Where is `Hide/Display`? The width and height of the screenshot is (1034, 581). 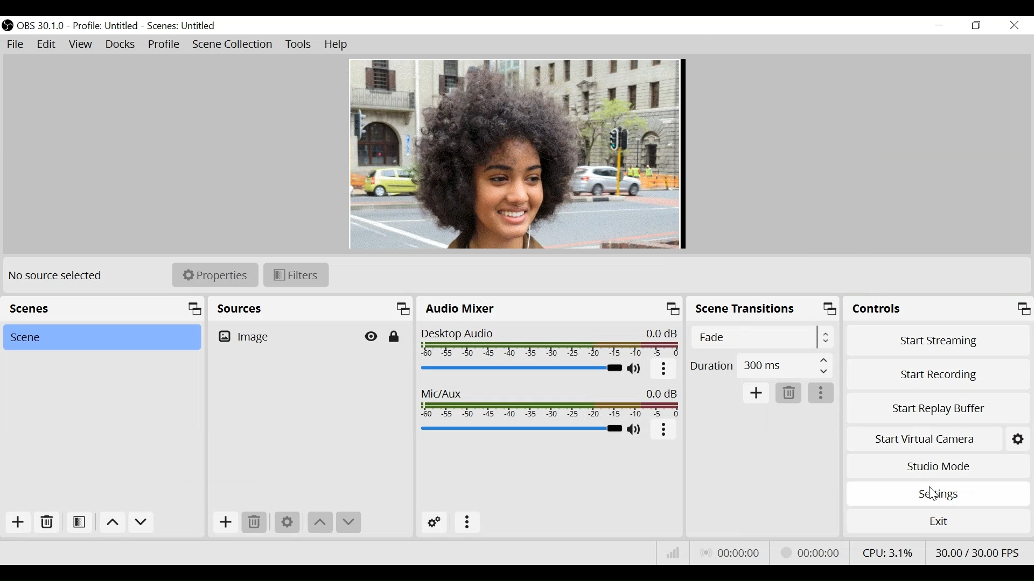
Hide/Display is located at coordinates (373, 336).